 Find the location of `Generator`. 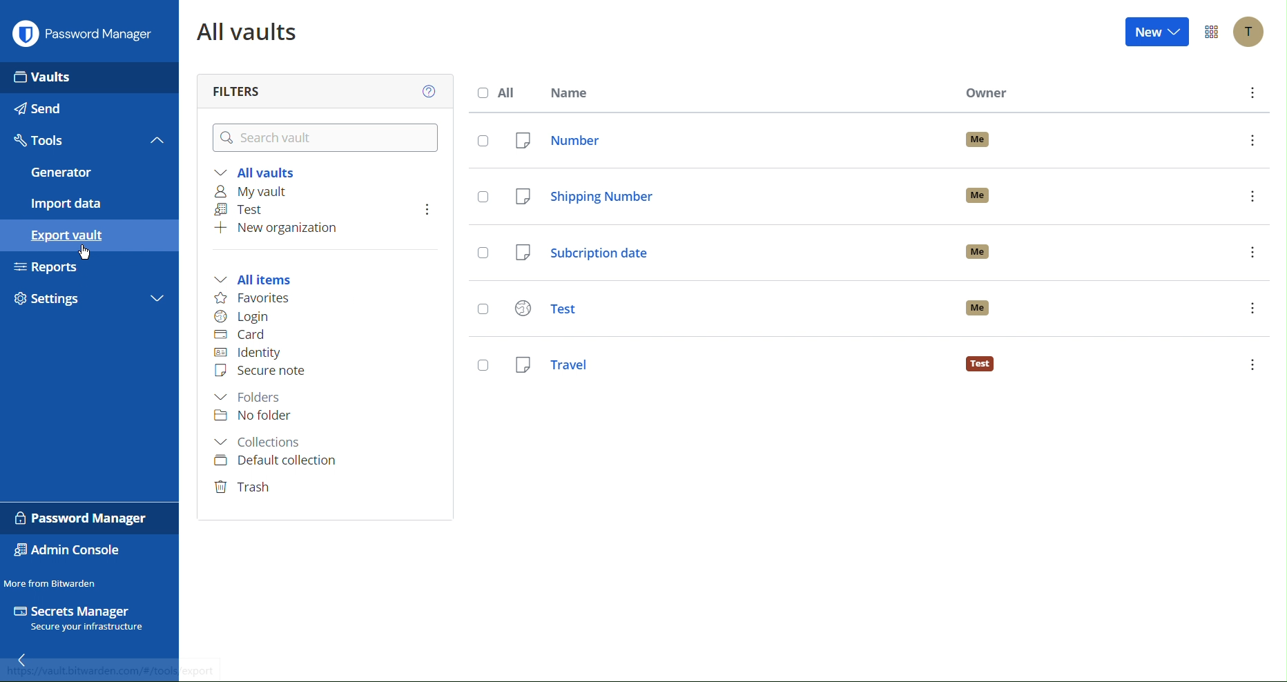

Generator is located at coordinates (62, 173).